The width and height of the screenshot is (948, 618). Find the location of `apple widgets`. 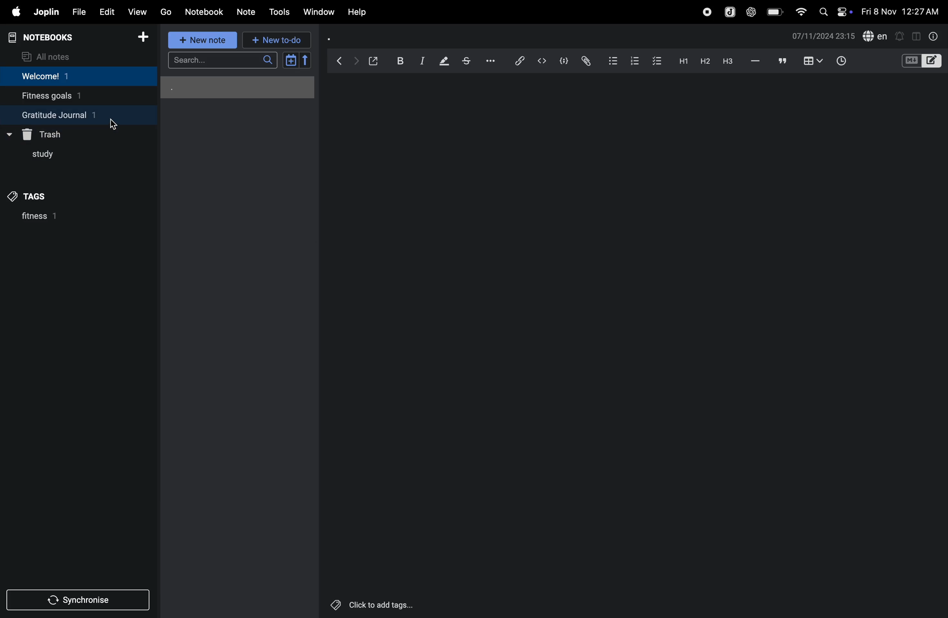

apple widgets is located at coordinates (835, 12).